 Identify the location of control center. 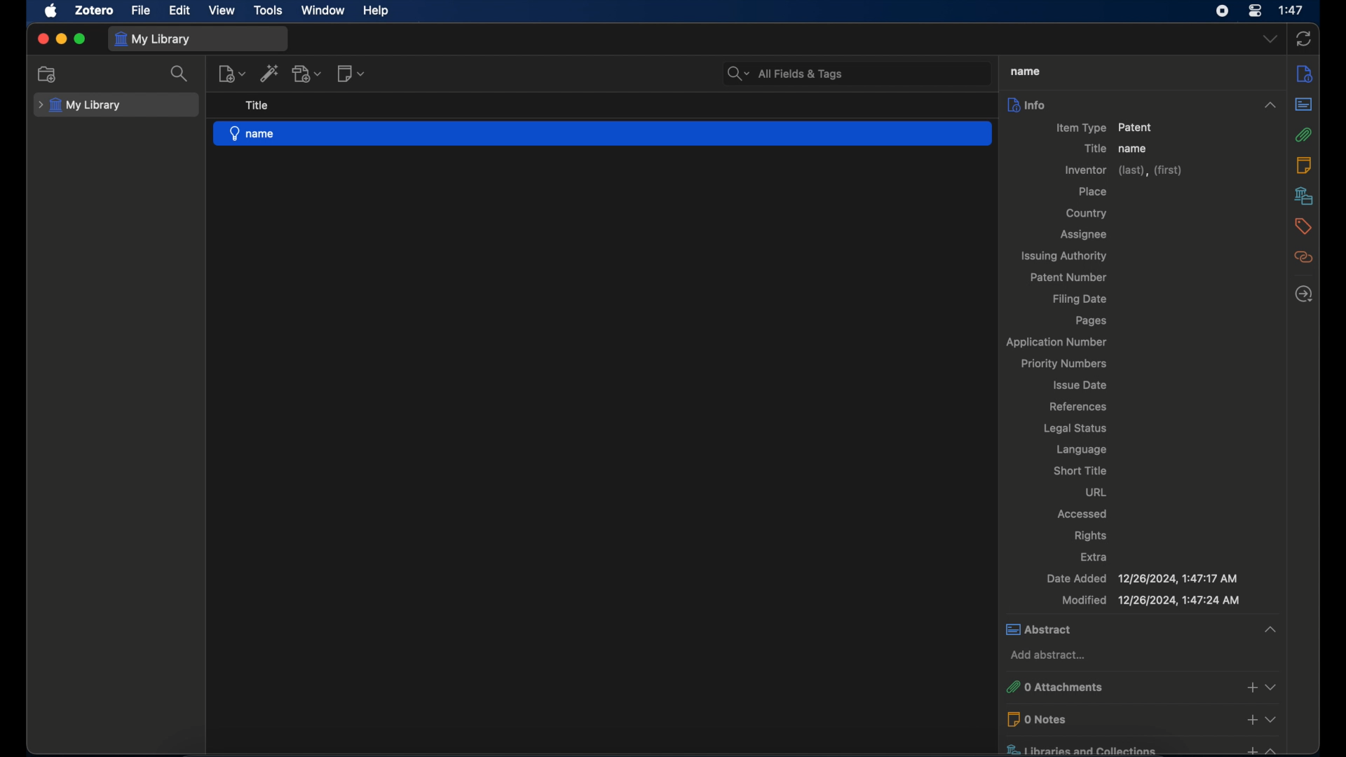
(1257, 11).